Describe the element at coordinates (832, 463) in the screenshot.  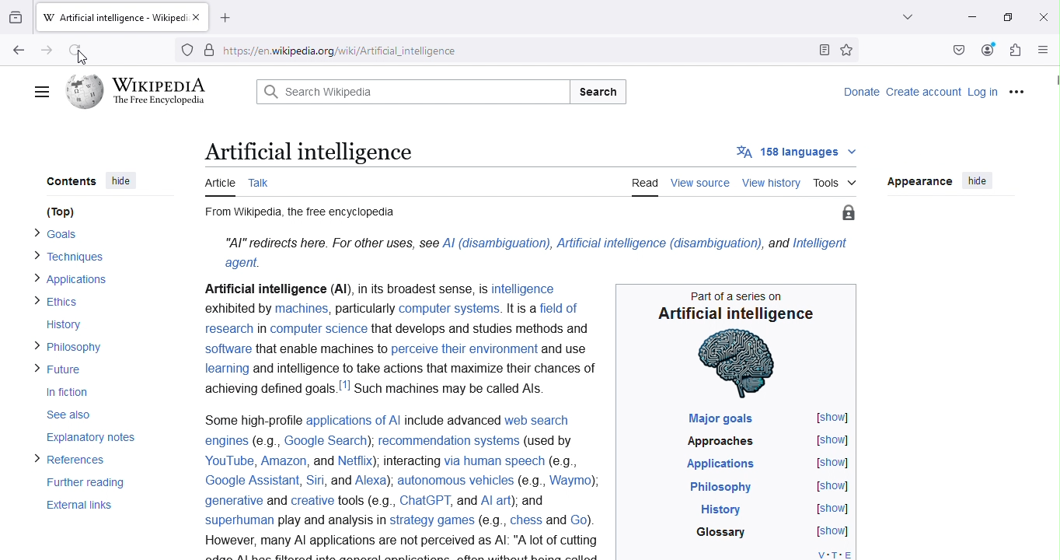
I see `[show]` at that location.